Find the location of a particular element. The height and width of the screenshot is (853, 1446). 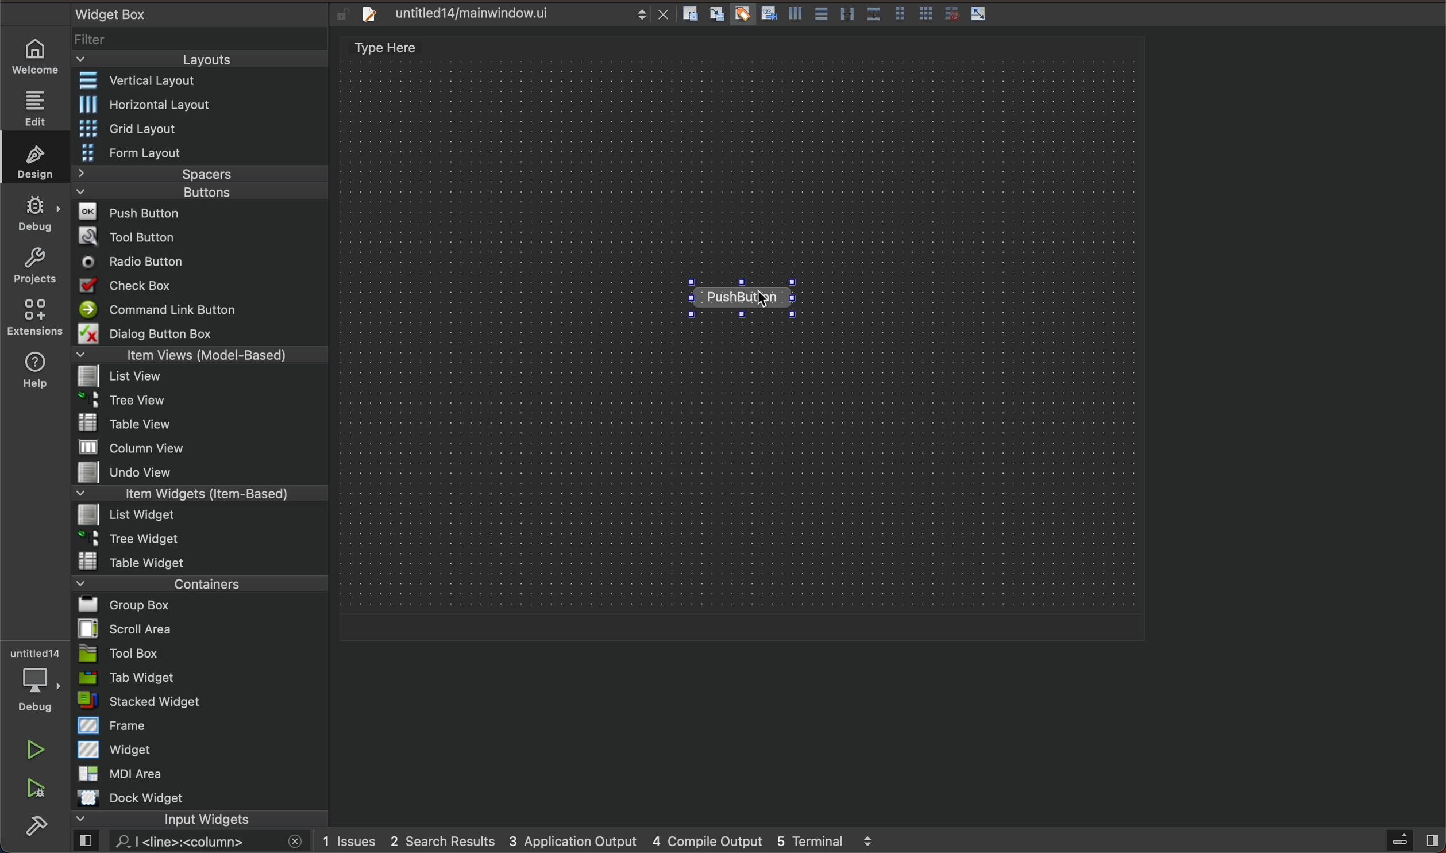

debugger is located at coordinates (38, 683).